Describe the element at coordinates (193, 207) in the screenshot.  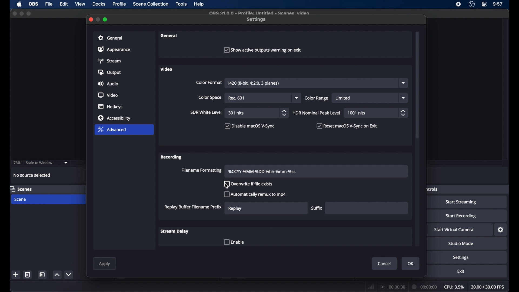
I see `reply buffer ` at that location.